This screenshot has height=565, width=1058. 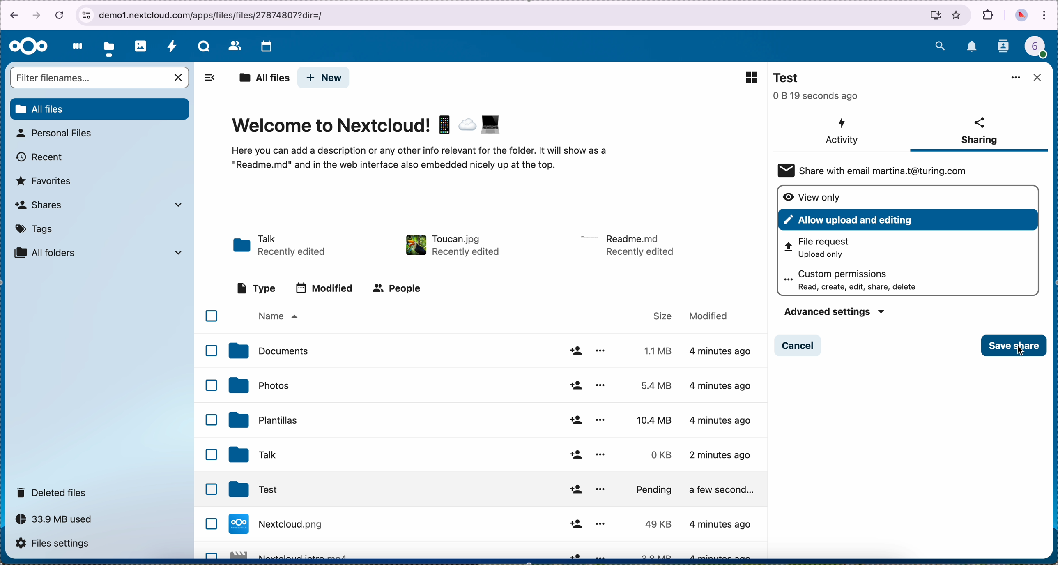 What do you see at coordinates (37, 16) in the screenshot?
I see `navigate foward` at bounding box center [37, 16].